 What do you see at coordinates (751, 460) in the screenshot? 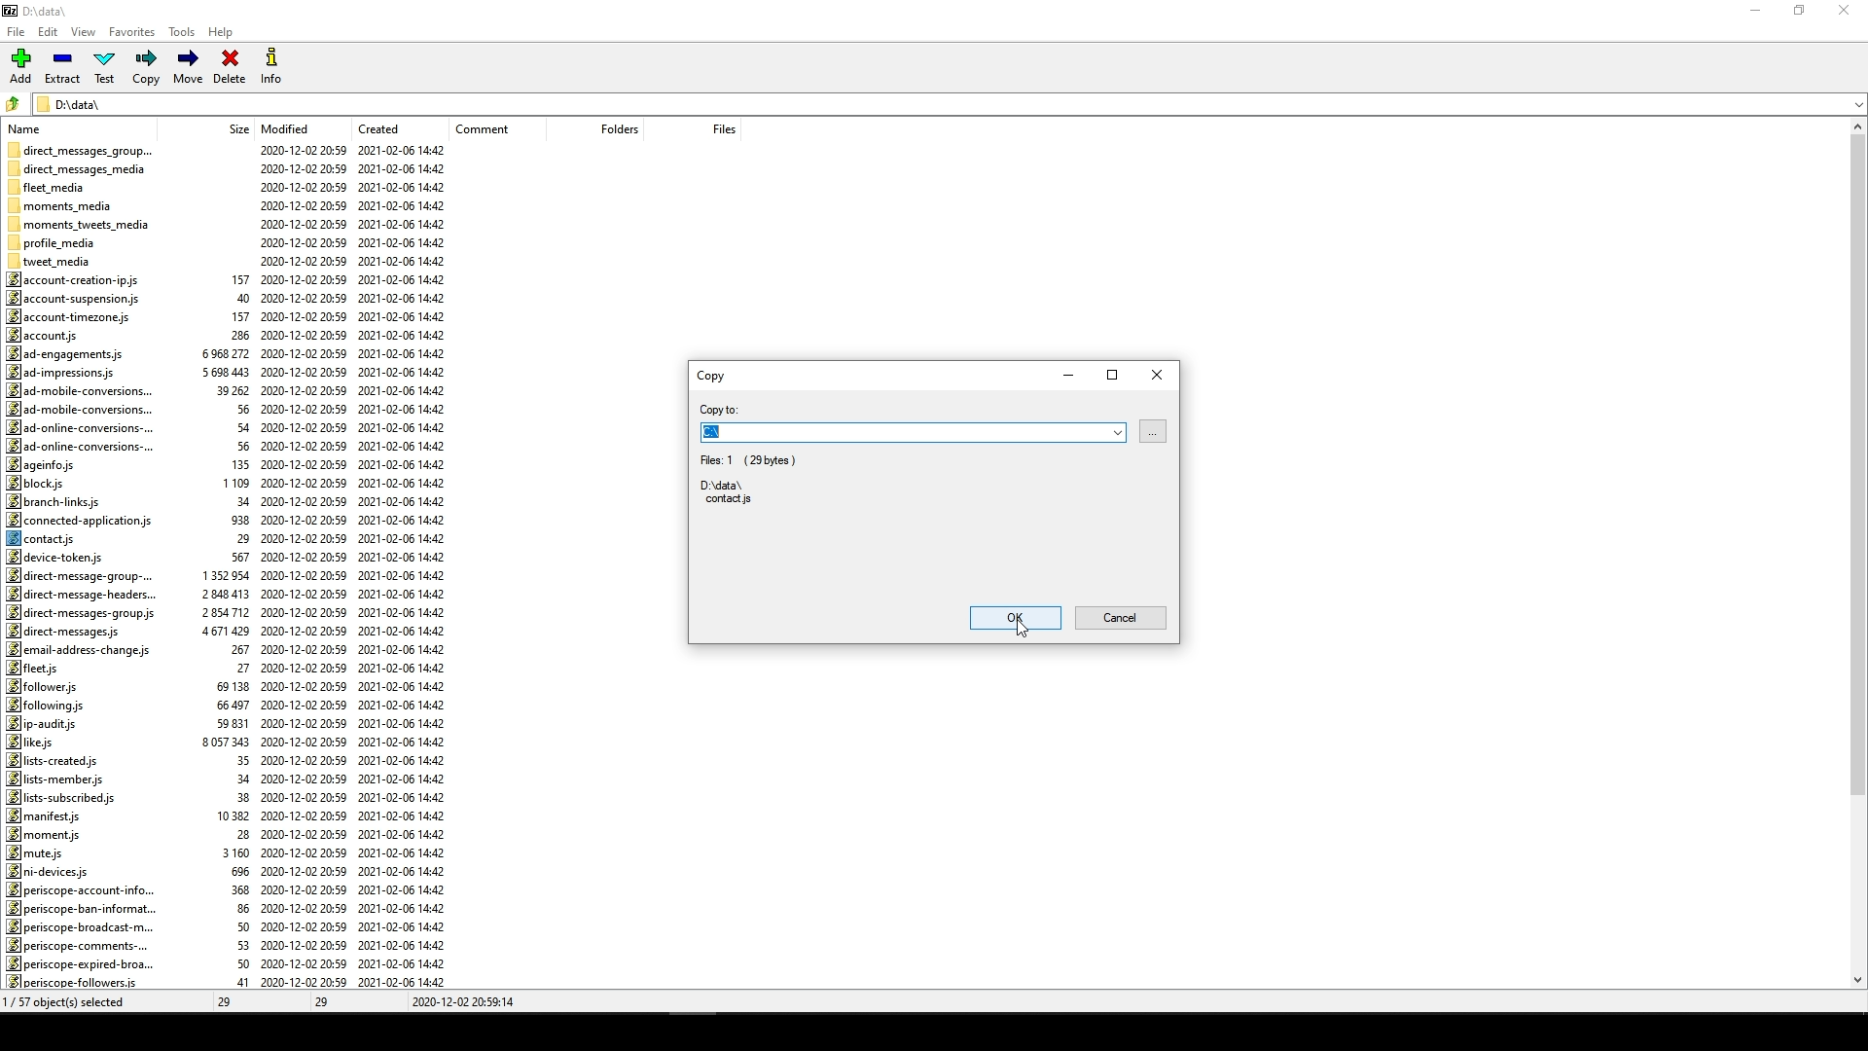
I see `Fies:1 (29bytes)` at bounding box center [751, 460].